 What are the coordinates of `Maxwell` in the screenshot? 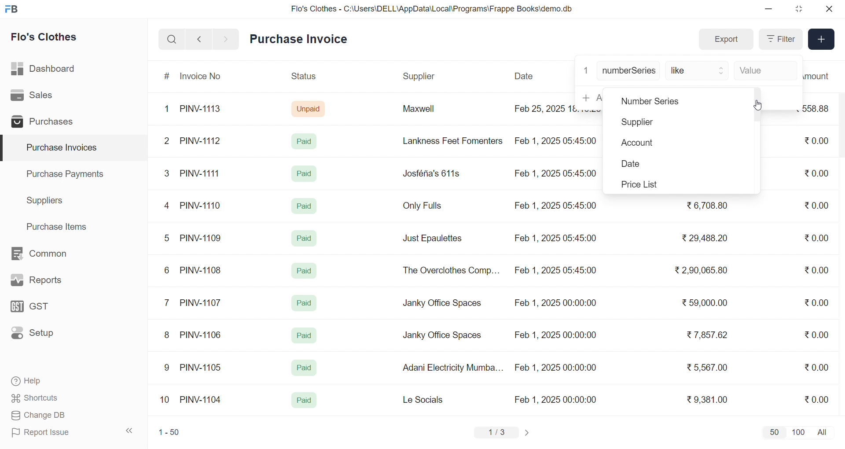 It's located at (429, 112).